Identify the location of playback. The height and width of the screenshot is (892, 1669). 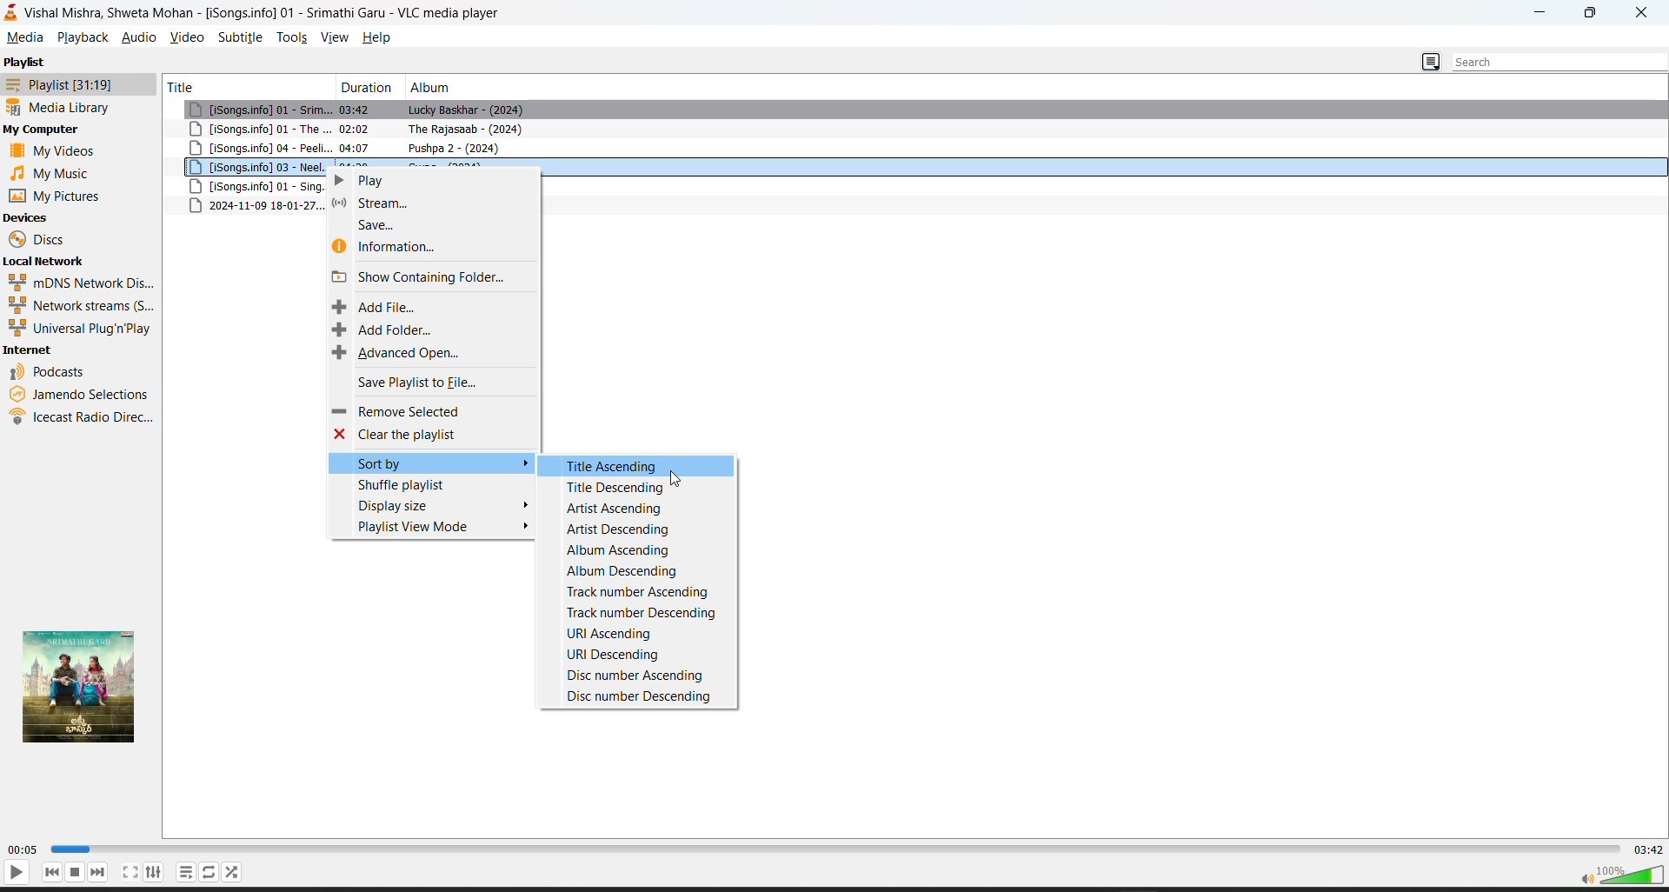
(83, 37).